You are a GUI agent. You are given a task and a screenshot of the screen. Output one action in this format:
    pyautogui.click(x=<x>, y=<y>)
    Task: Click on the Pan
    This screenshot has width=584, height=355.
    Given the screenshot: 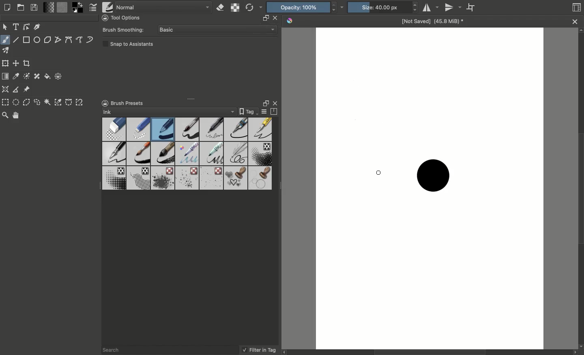 What is the action you would take?
    pyautogui.click(x=19, y=115)
    